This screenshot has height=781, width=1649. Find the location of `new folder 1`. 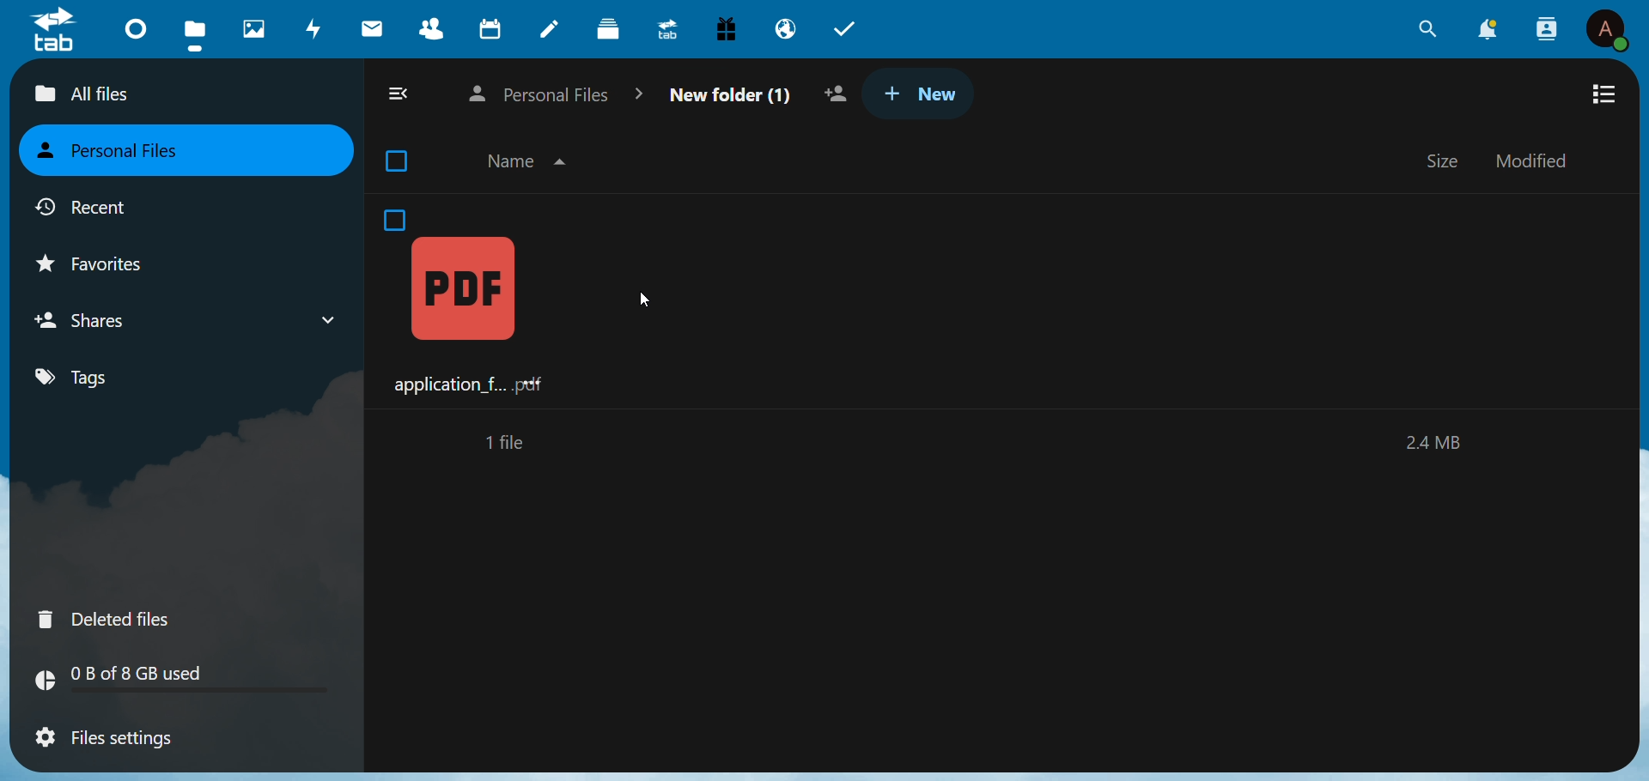

new folder 1 is located at coordinates (727, 92).